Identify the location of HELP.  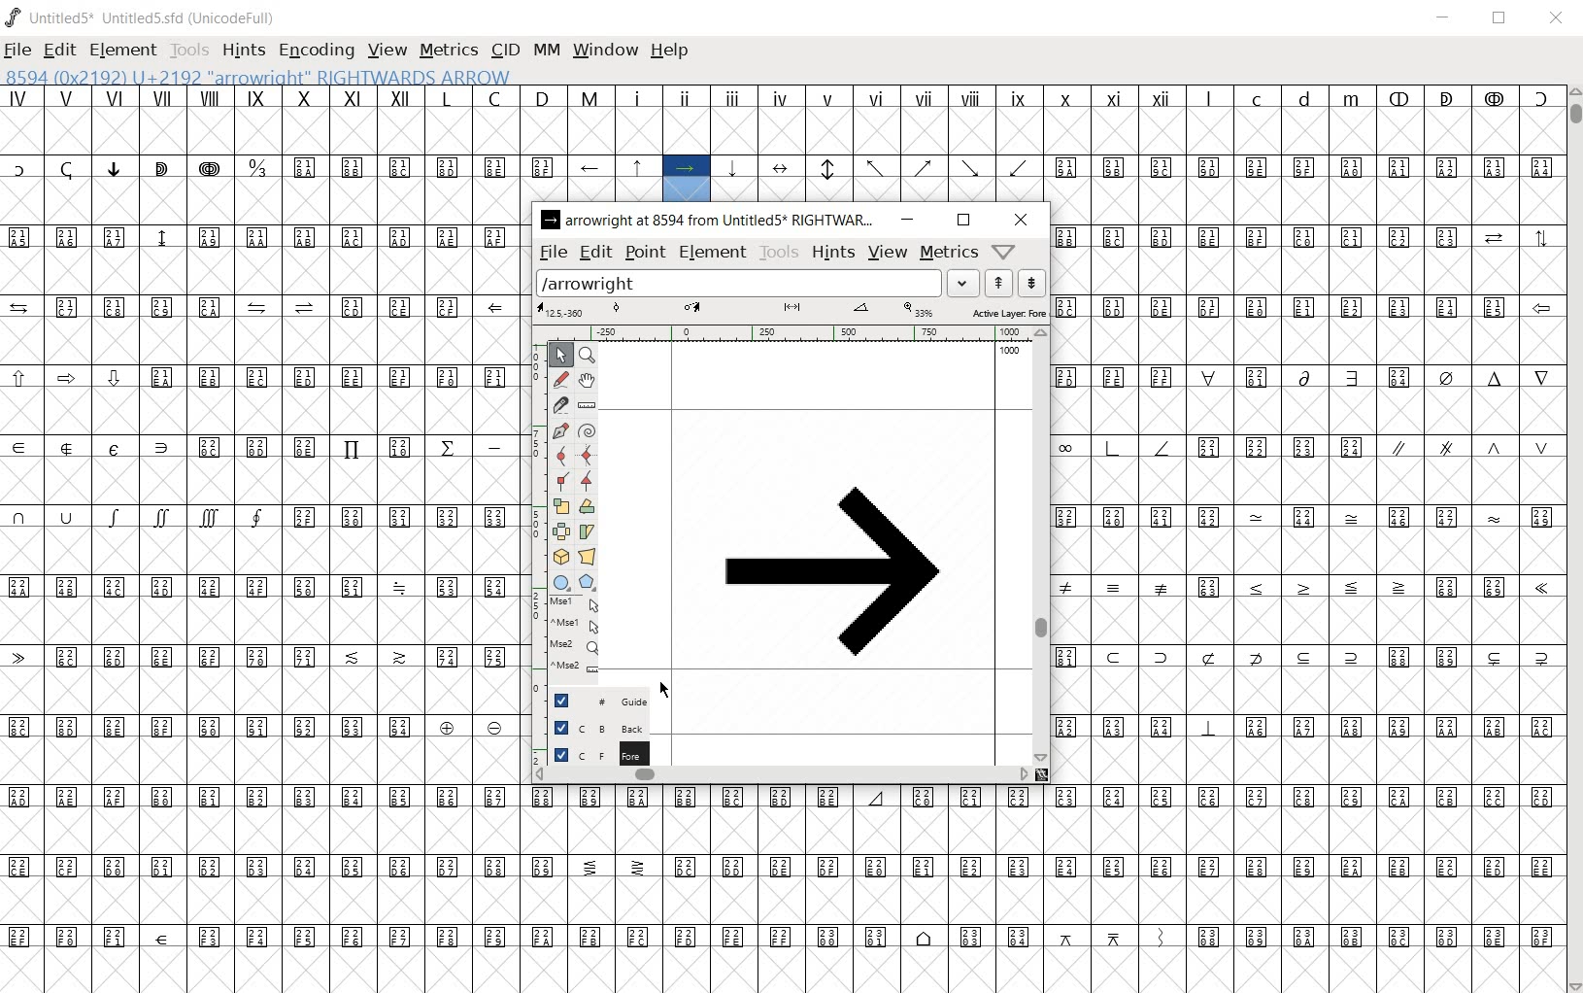
(674, 51).